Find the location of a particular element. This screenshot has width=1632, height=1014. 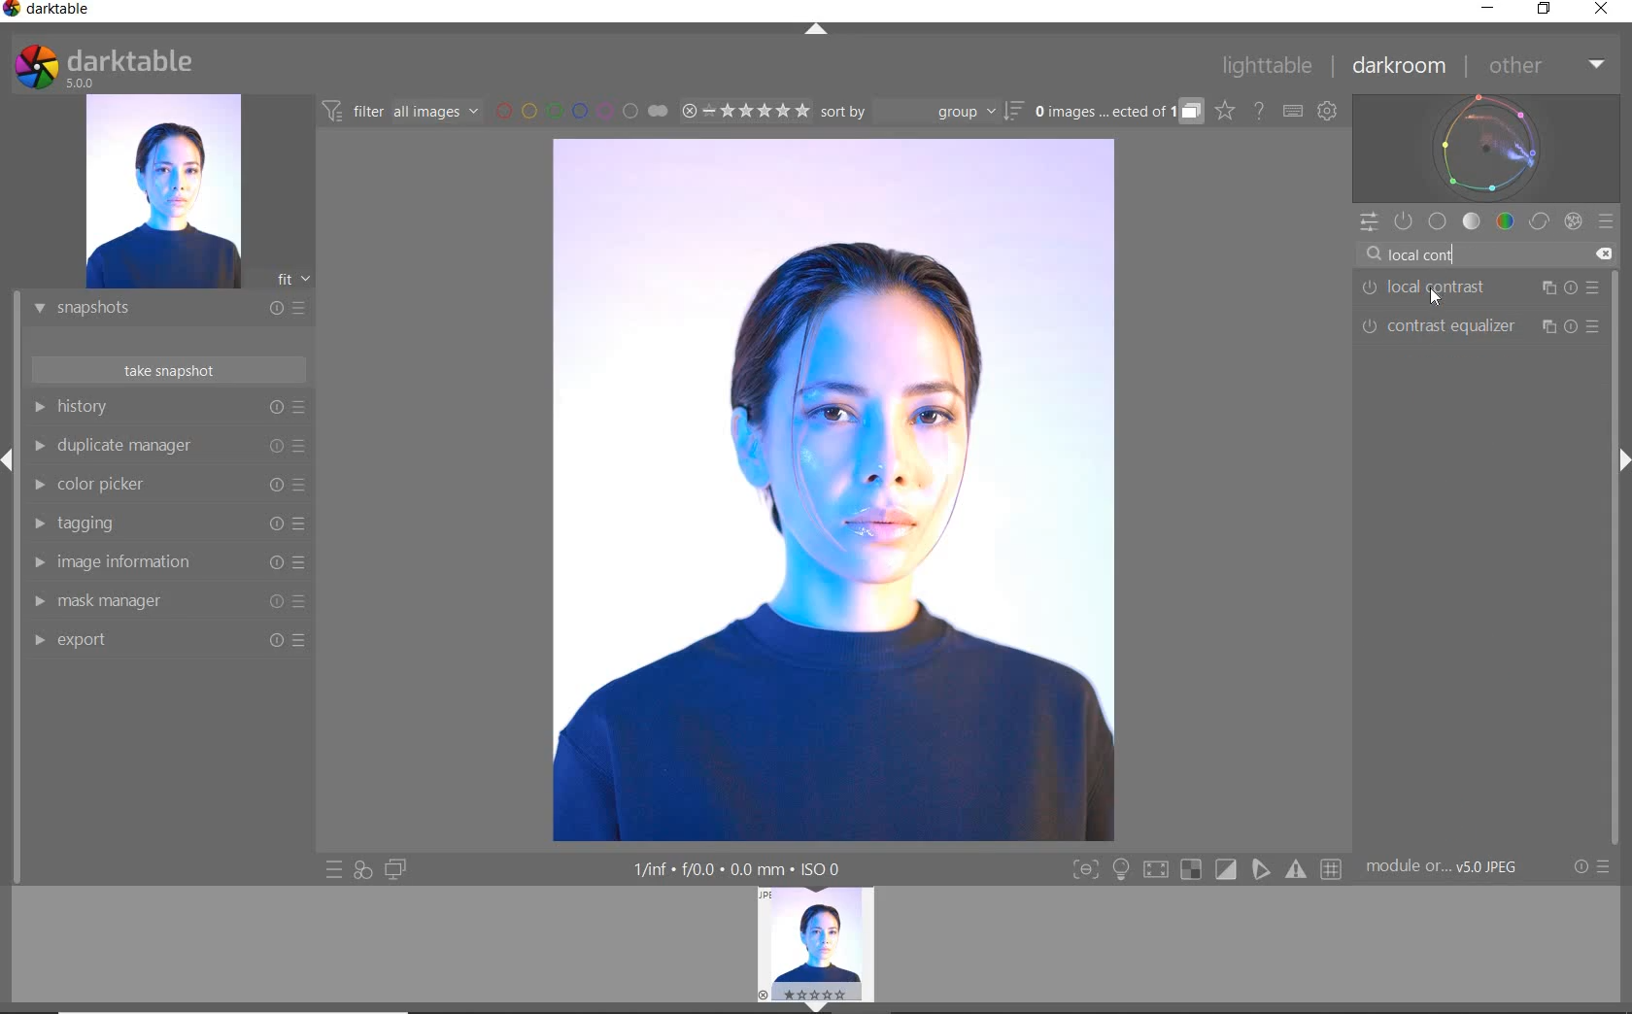

Button is located at coordinates (1227, 870).